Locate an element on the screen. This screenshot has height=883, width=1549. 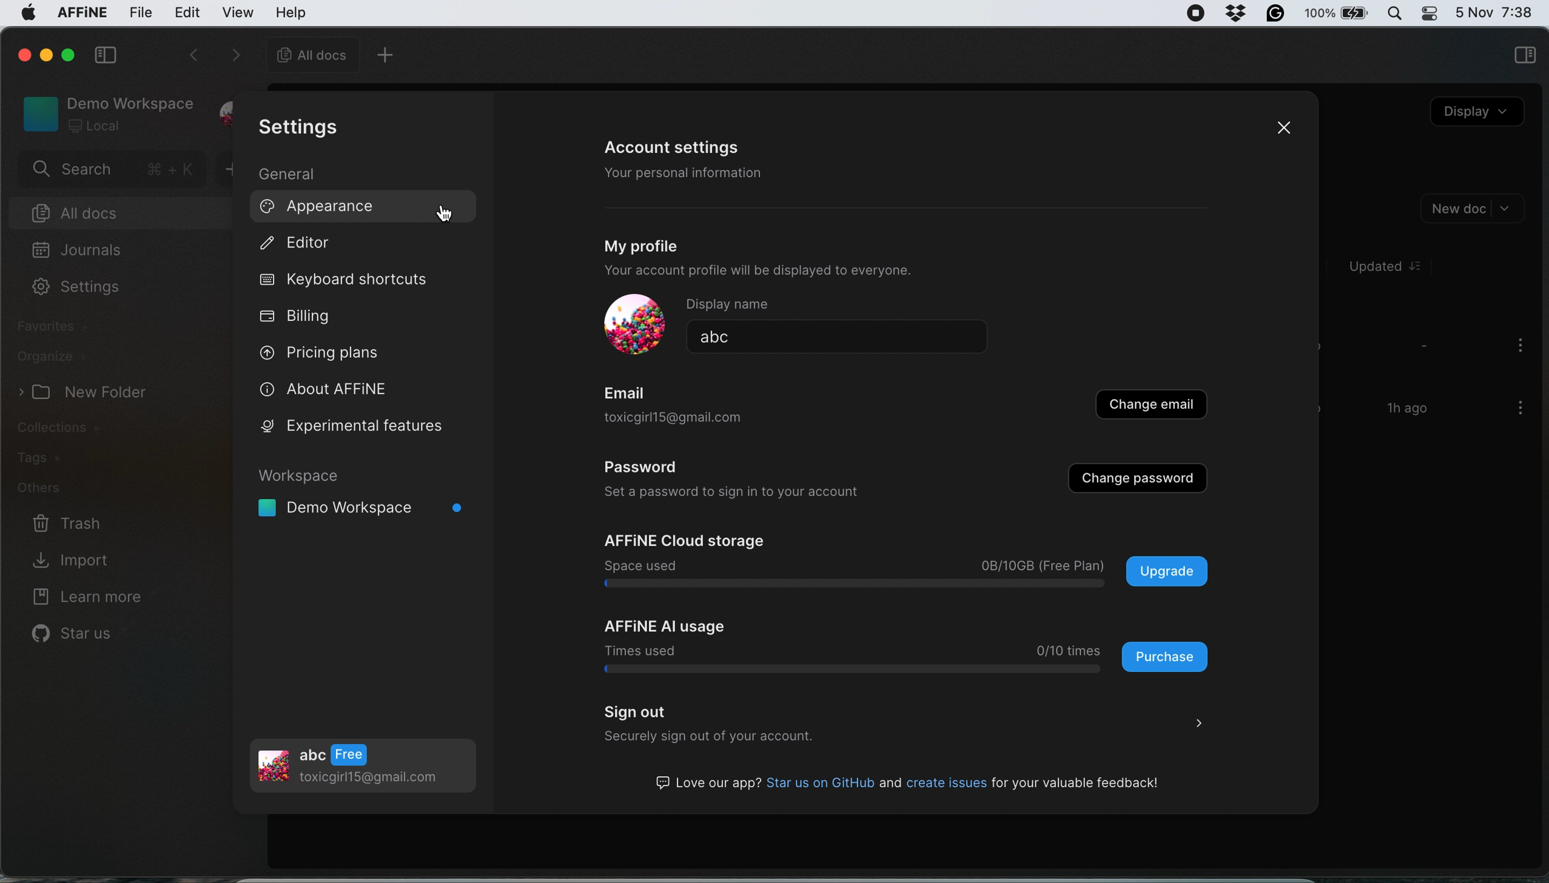
maximise is located at coordinates (70, 55).